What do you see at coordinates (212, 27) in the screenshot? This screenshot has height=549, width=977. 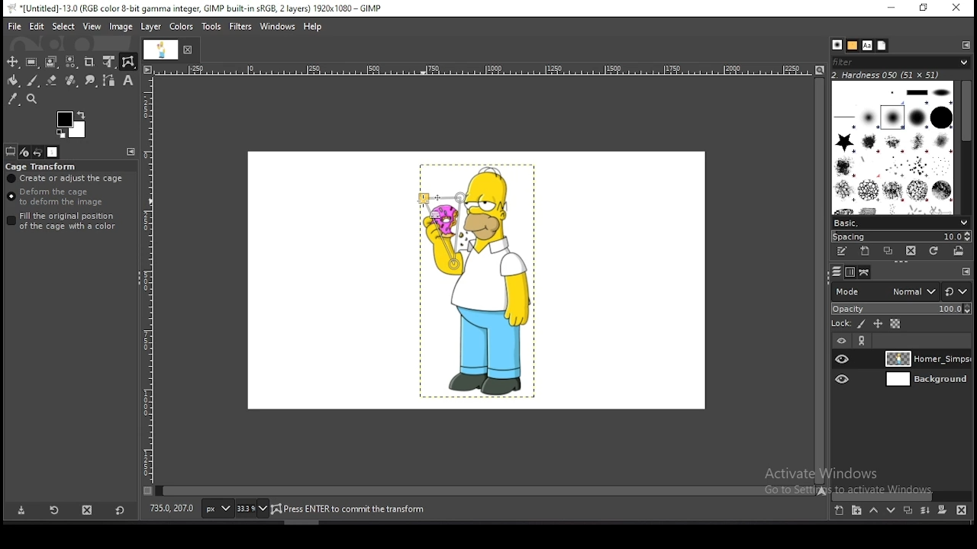 I see `tools` at bounding box center [212, 27].